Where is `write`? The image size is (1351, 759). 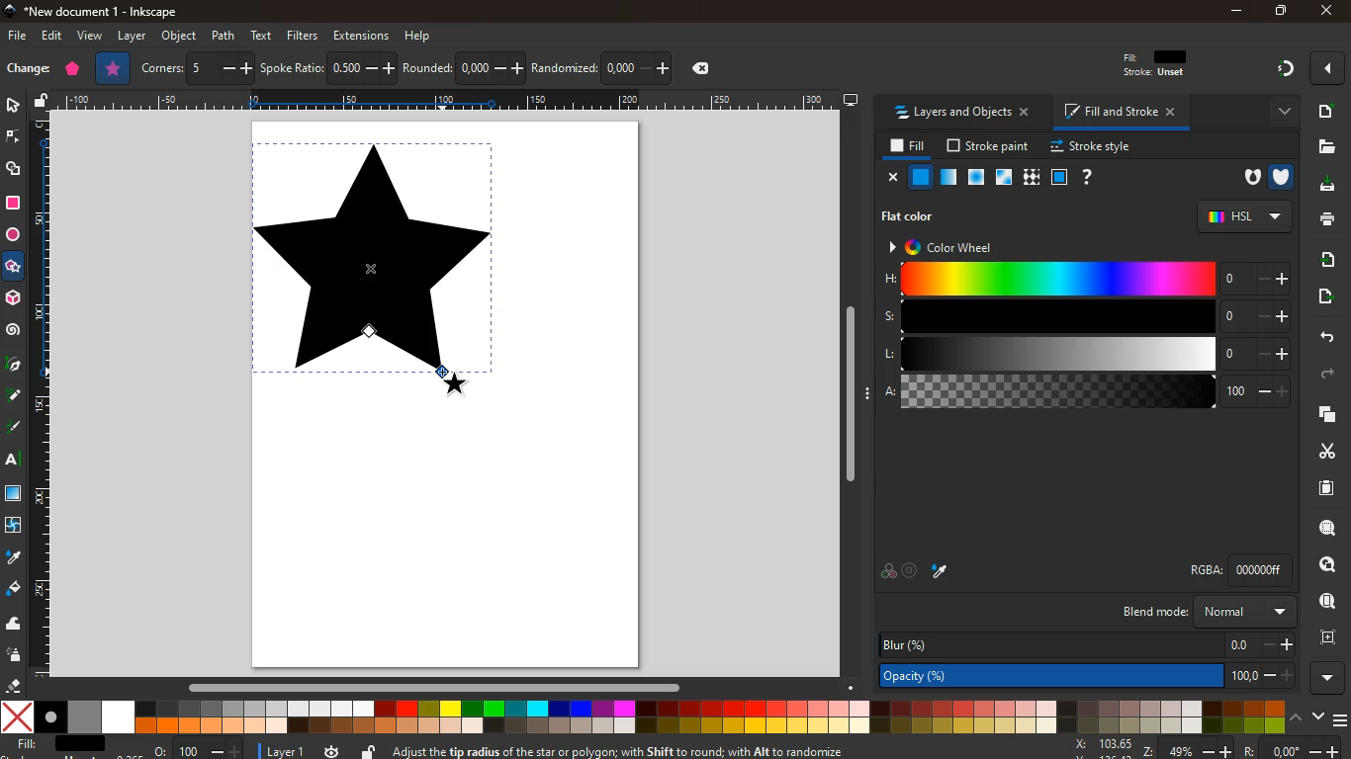 write is located at coordinates (14, 425).